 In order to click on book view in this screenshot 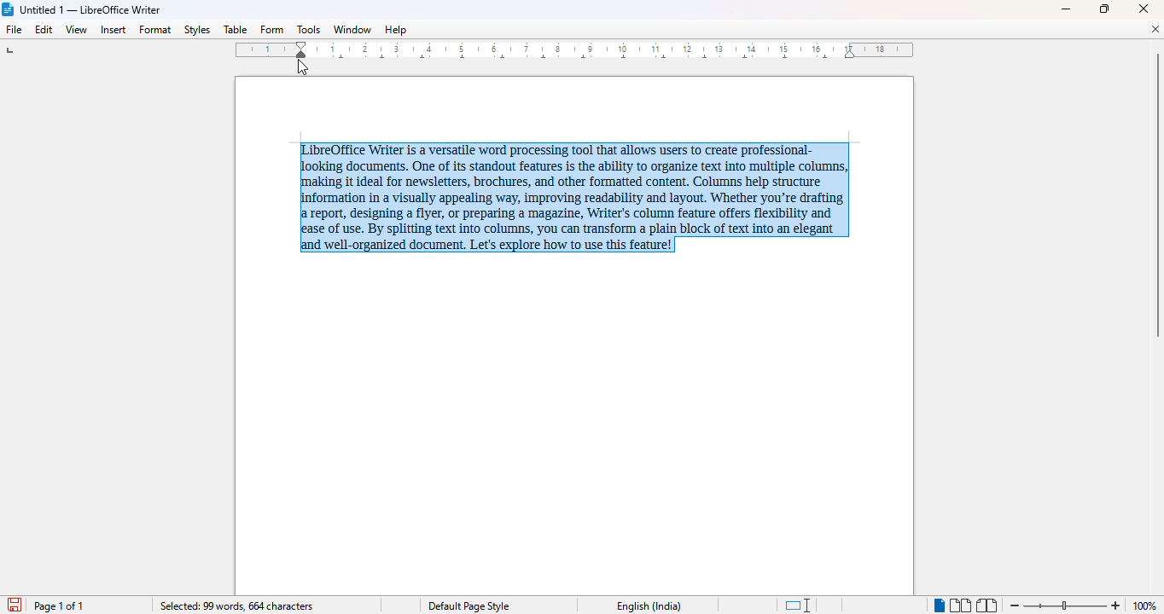, I will do `click(986, 605)`.